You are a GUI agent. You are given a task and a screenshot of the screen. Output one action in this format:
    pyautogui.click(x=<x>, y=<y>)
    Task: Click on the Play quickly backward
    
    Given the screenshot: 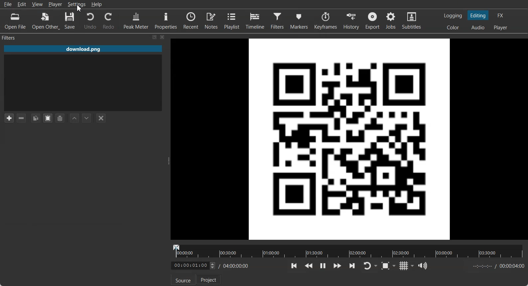 What is the action you would take?
    pyautogui.click(x=309, y=266)
    